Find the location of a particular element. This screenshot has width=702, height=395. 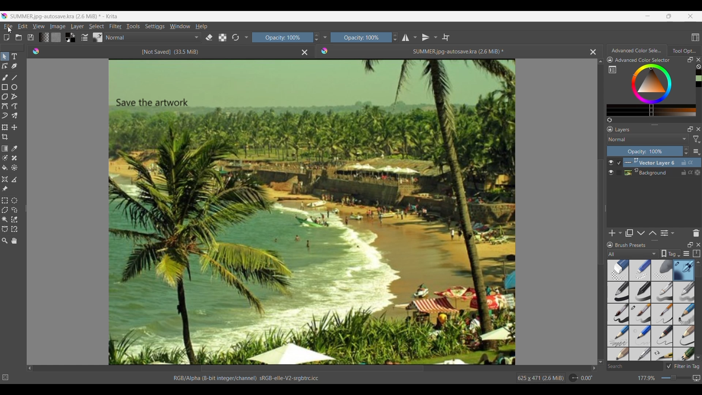

Smart patch tool is located at coordinates (14, 158).